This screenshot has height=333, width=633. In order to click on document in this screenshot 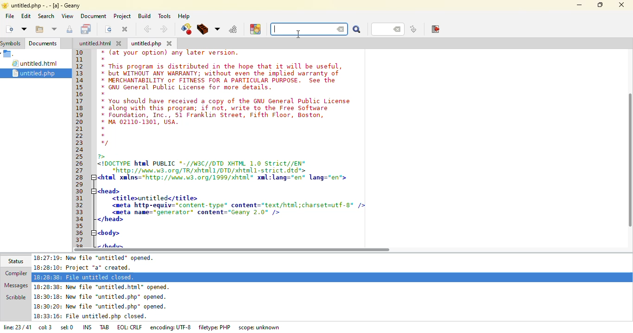, I will do `click(93, 16)`.